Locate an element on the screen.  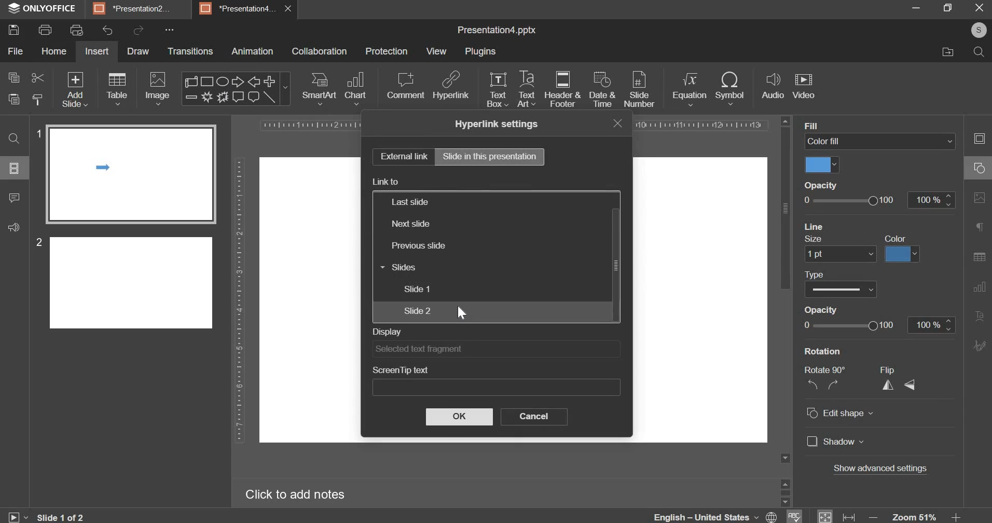
 is located at coordinates (499, 387).